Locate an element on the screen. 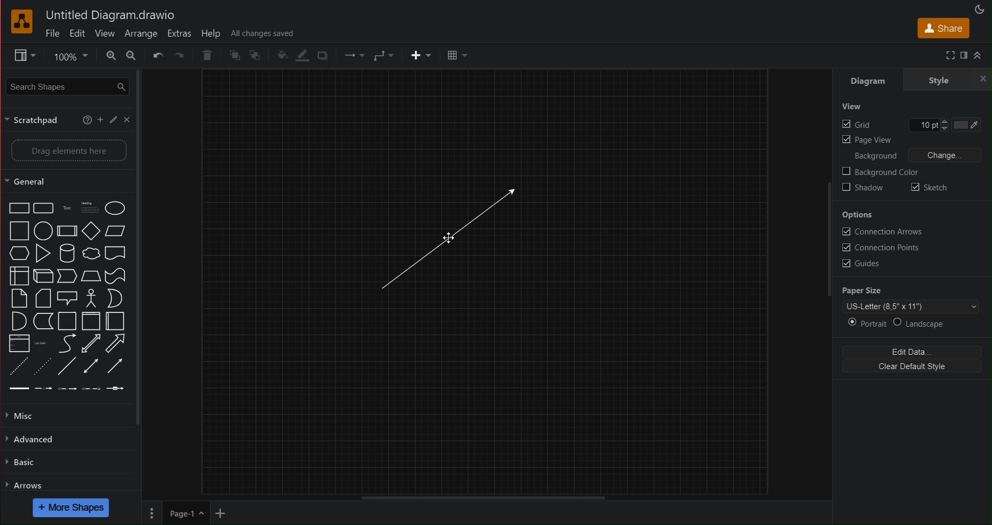 The image size is (992, 525). Paper Template is located at coordinates (912, 307).